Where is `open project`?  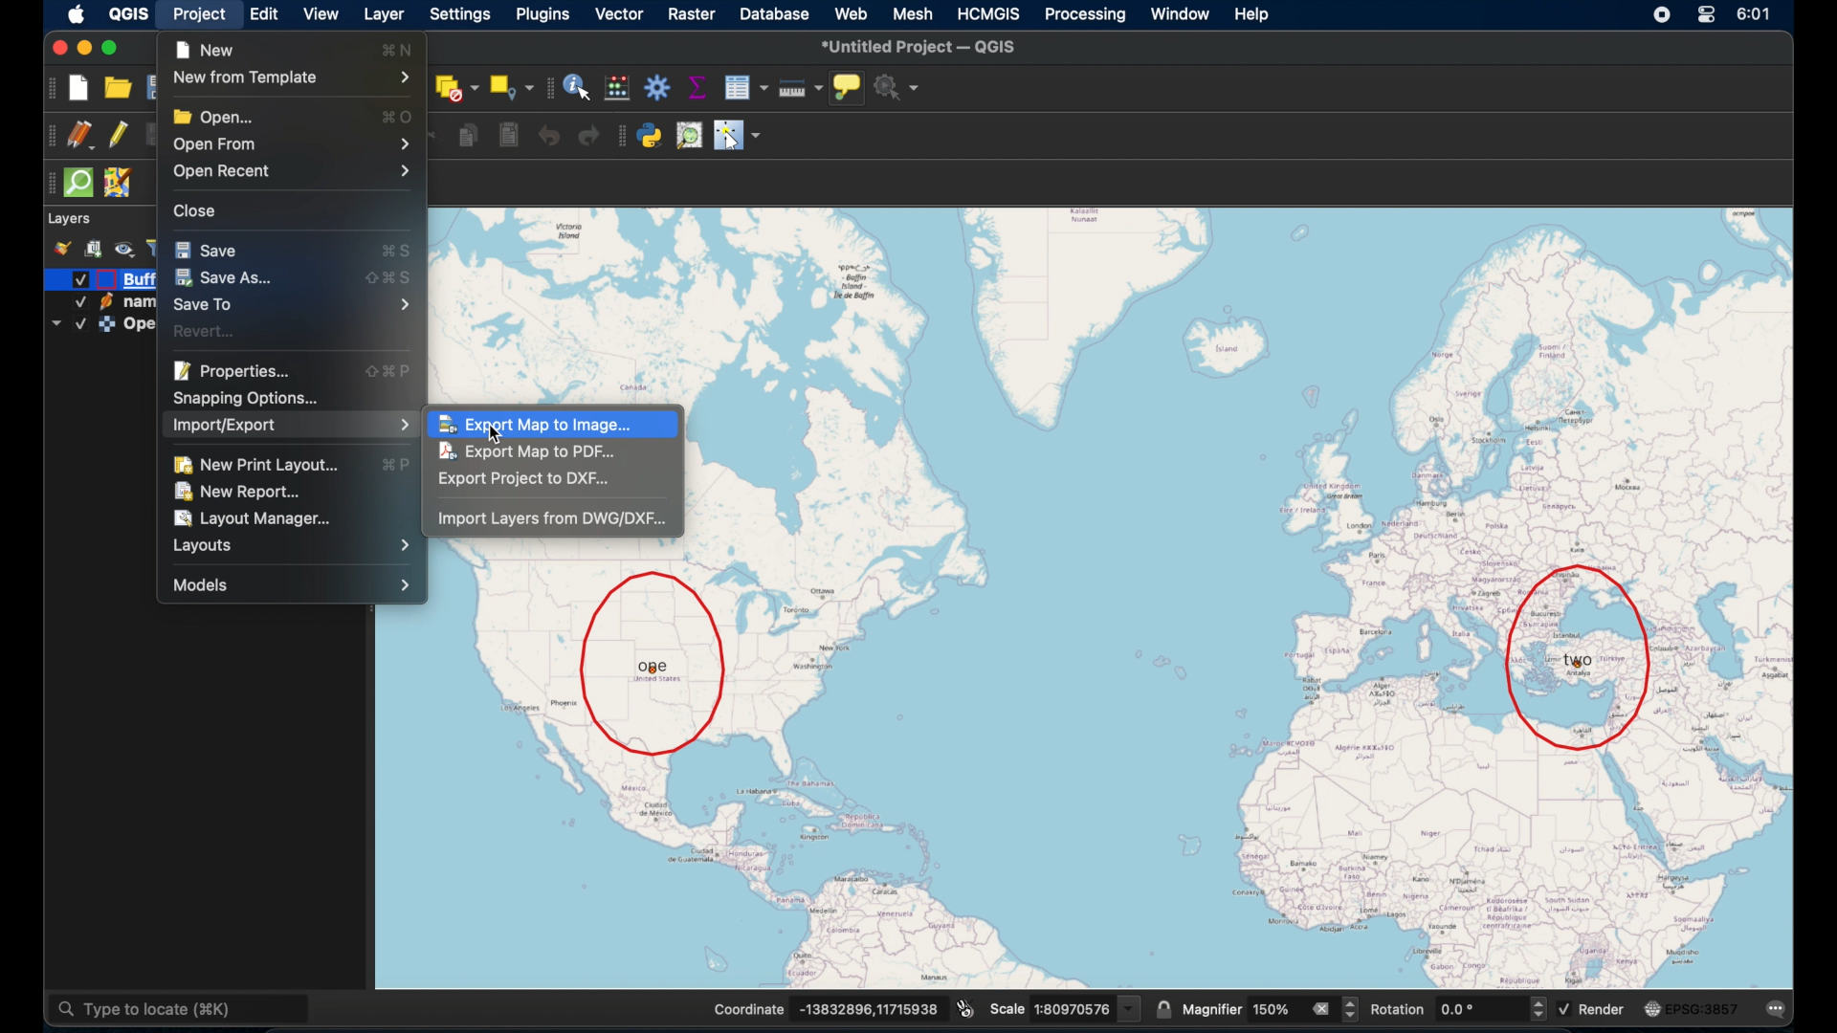
open project is located at coordinates (122, 85).